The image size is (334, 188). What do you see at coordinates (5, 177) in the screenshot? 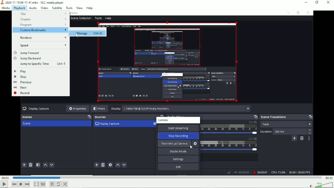
I see `00:01` at bounding box center [5, 177].